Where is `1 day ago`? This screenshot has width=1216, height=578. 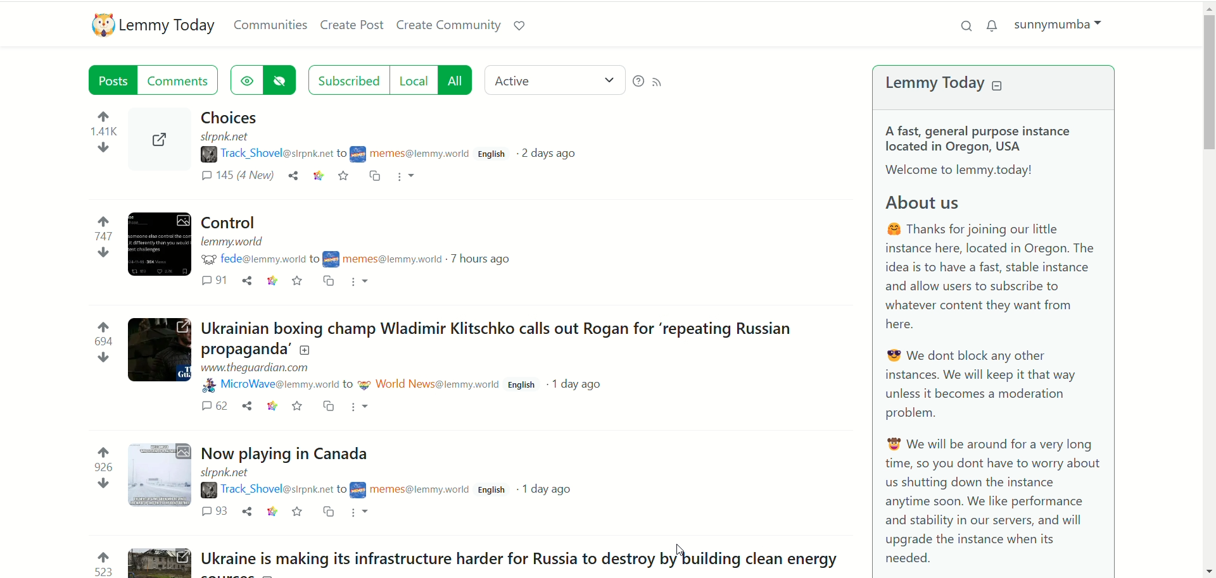
1 day ago is located at coordinates (550, 491).